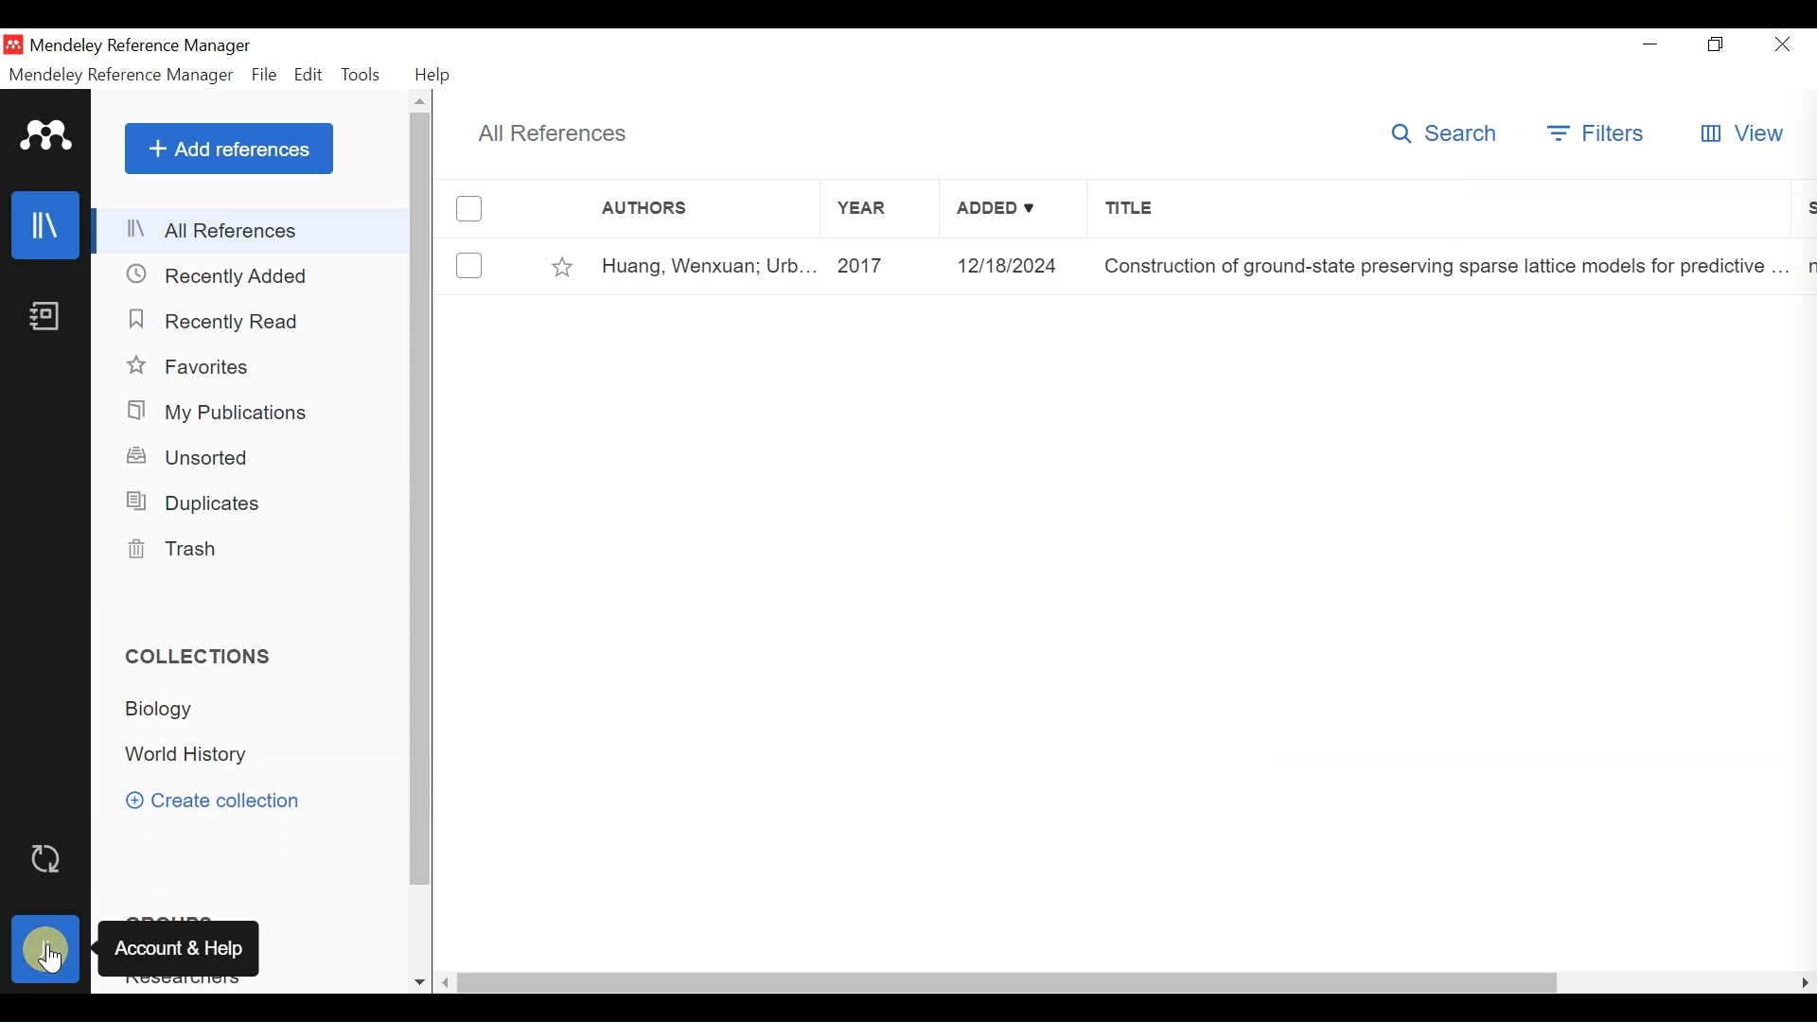 This screenshot has width=1817, height=1022. What do you see at coordinates (46, 137) in the screenshot?
I see `Mendeley Logo` at bounding box center [46, 137].